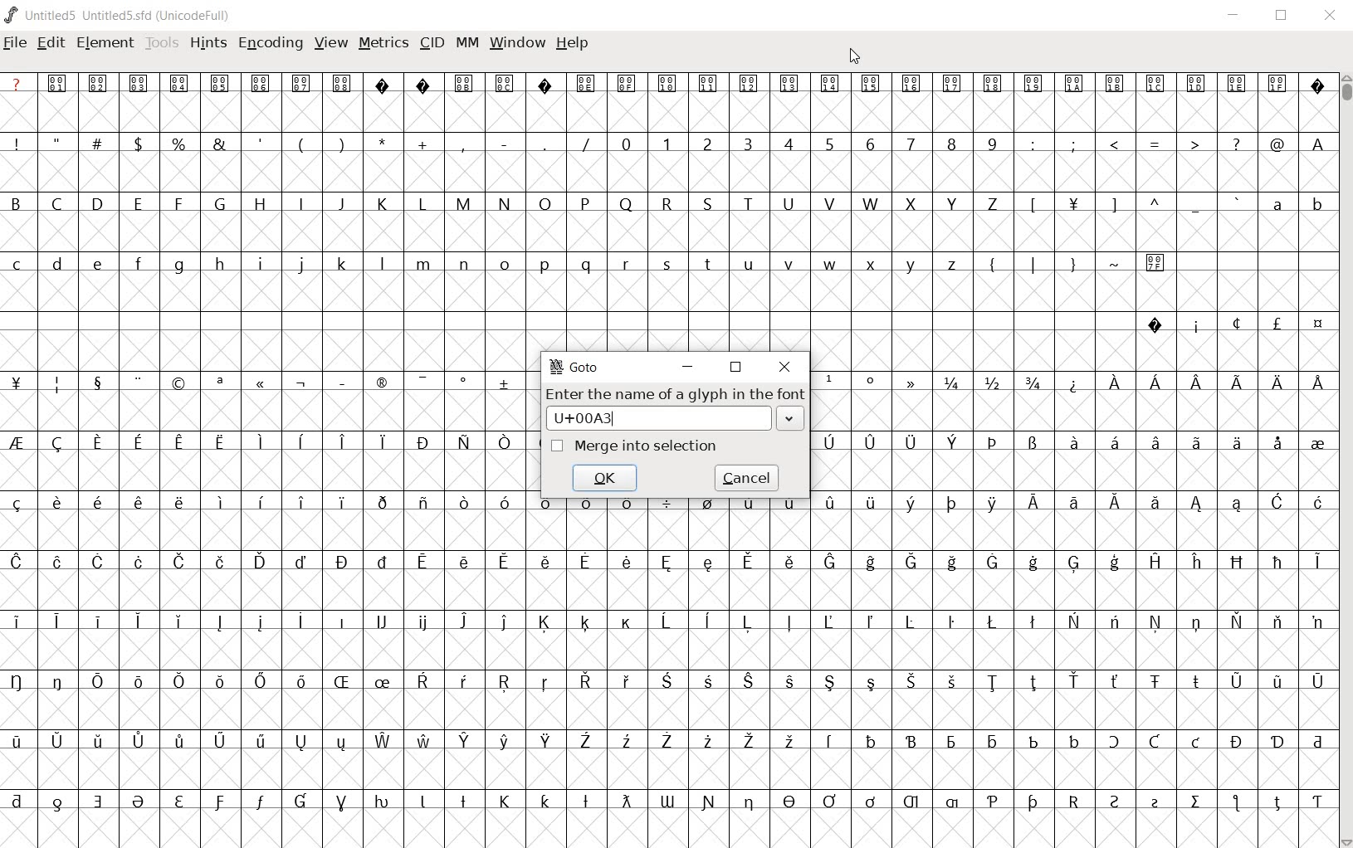  I want to click on Symbol, so click(1277, 326).